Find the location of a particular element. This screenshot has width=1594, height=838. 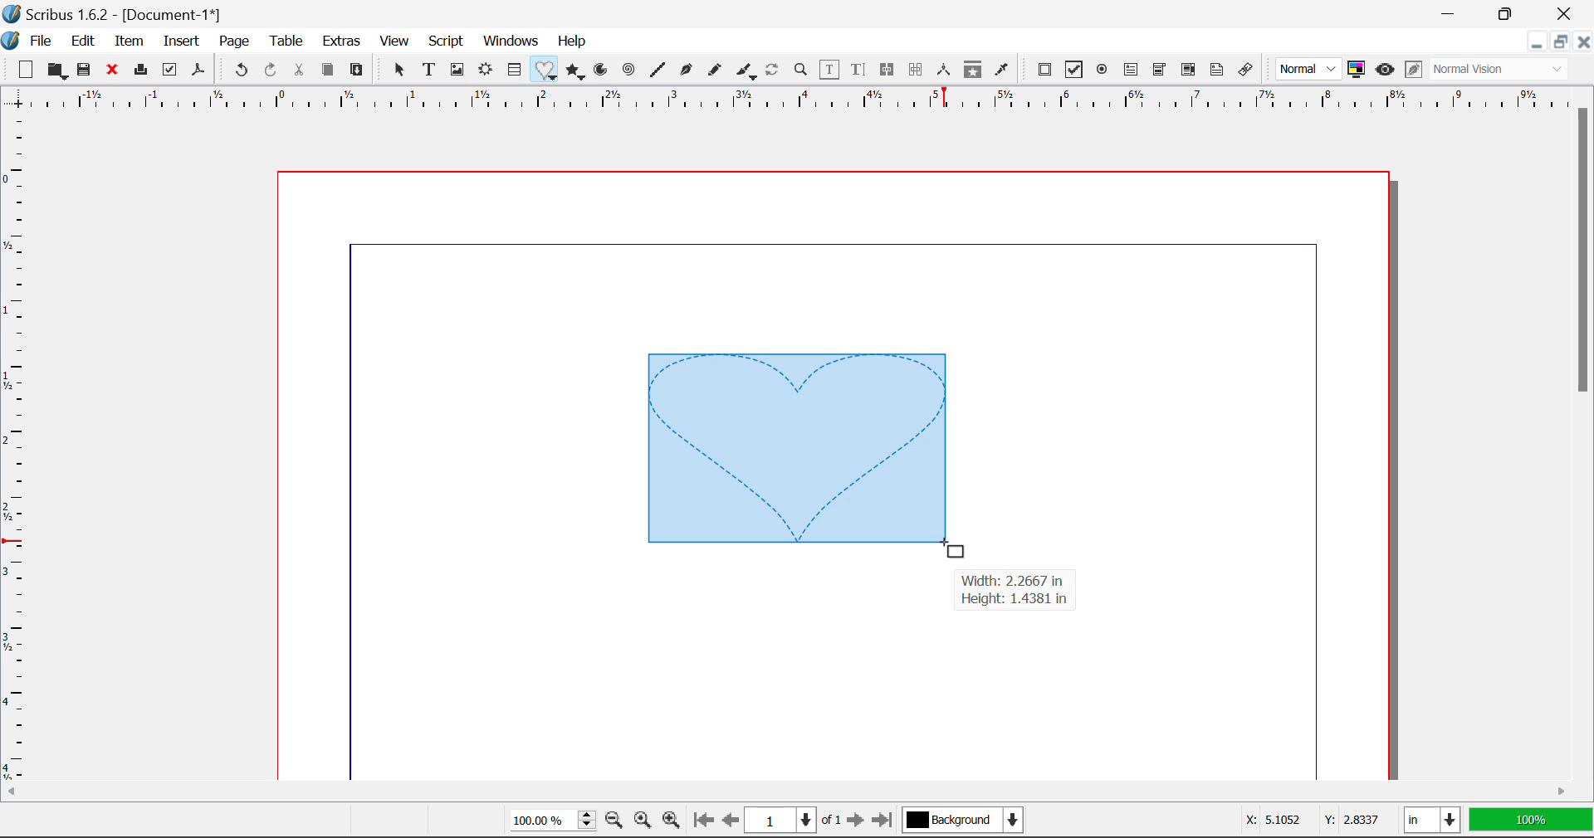

Pdf Push Button is located at coordinates (1045, 70).